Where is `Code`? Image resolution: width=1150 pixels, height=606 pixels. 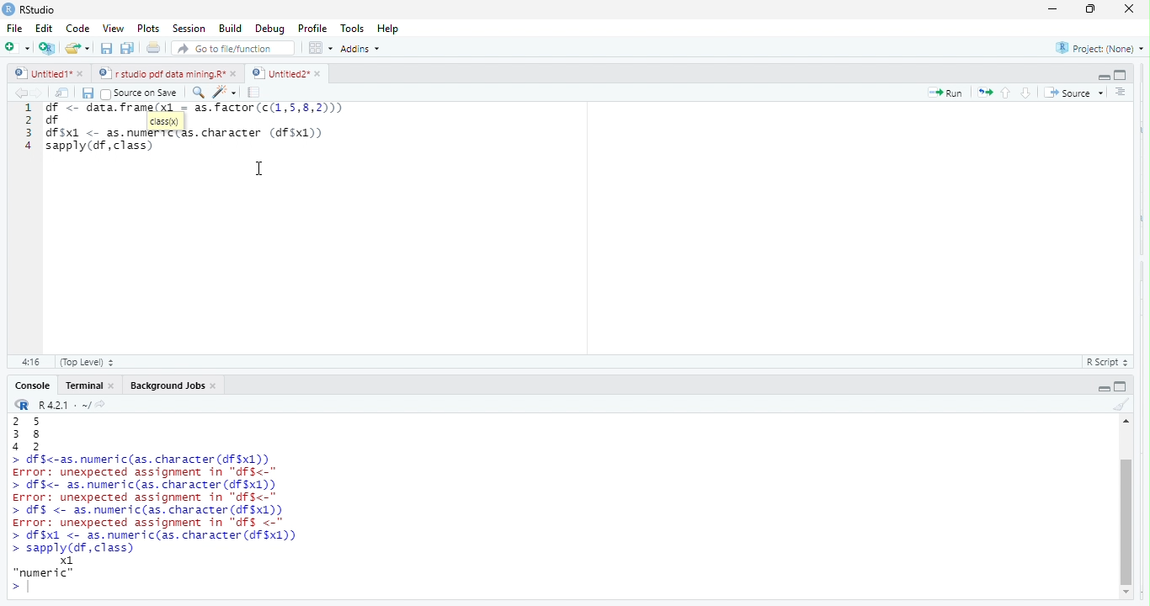 Code is located at coordinates (78, 28).